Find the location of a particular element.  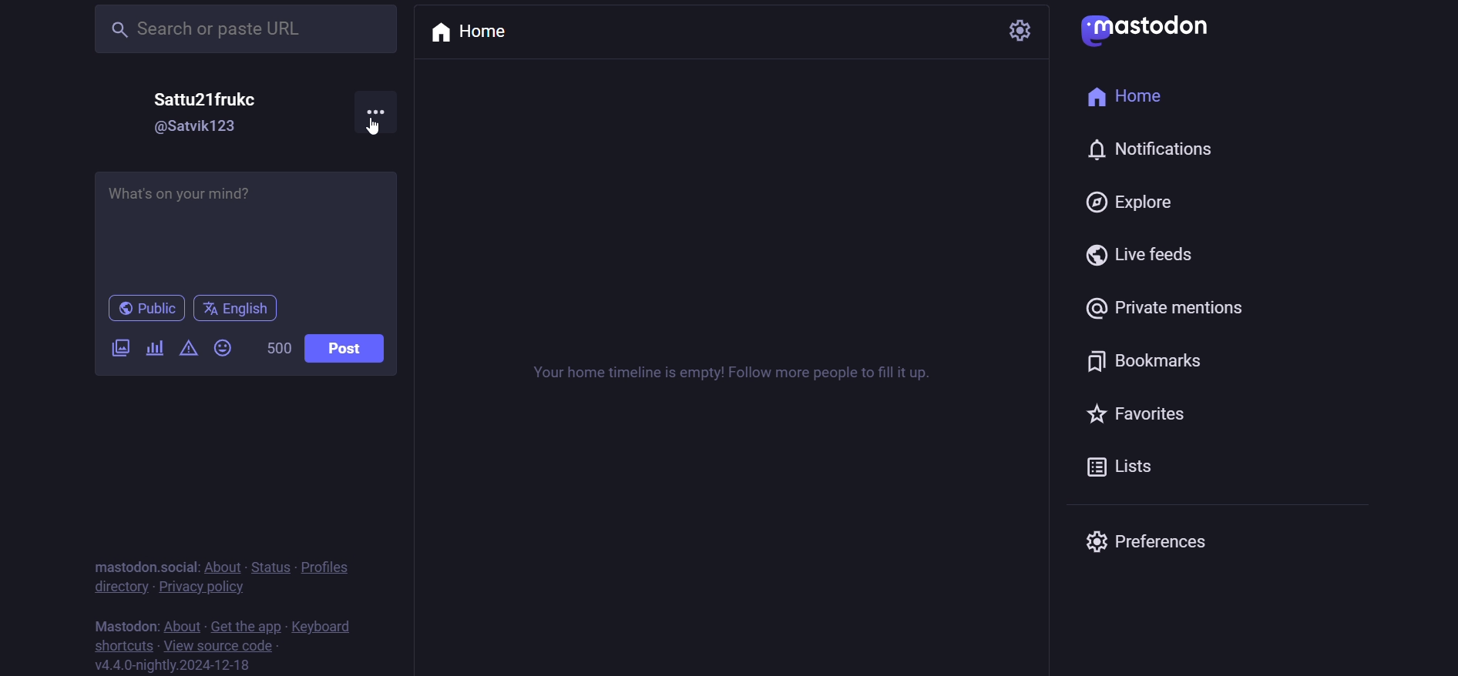

list is located at coordinates (1124, 464).